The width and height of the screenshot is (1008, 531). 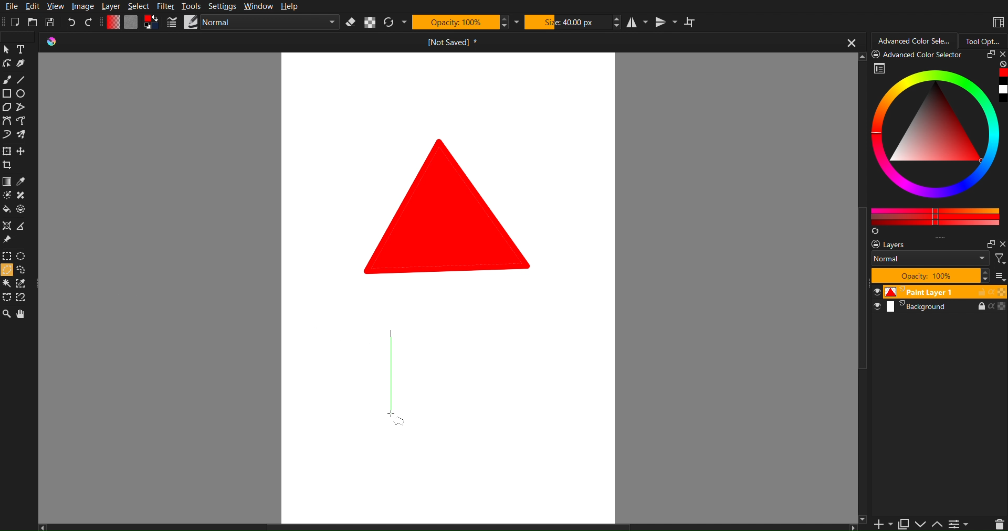 I want to click on Select, so click(x=140, y=6).